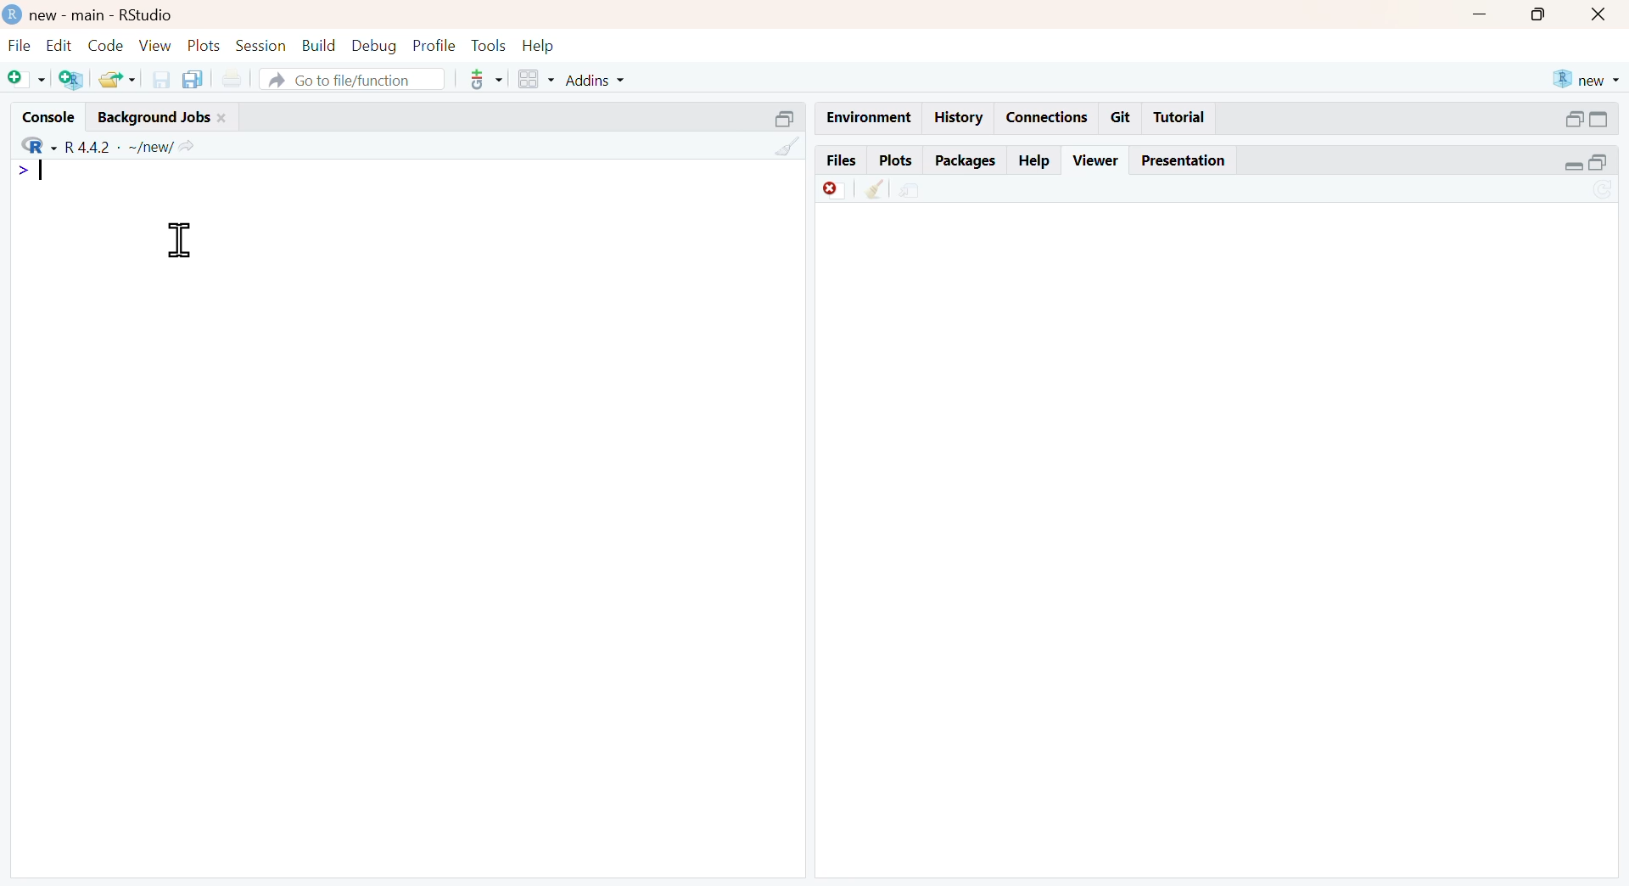  I want to click on Plots, so click(203, 46).